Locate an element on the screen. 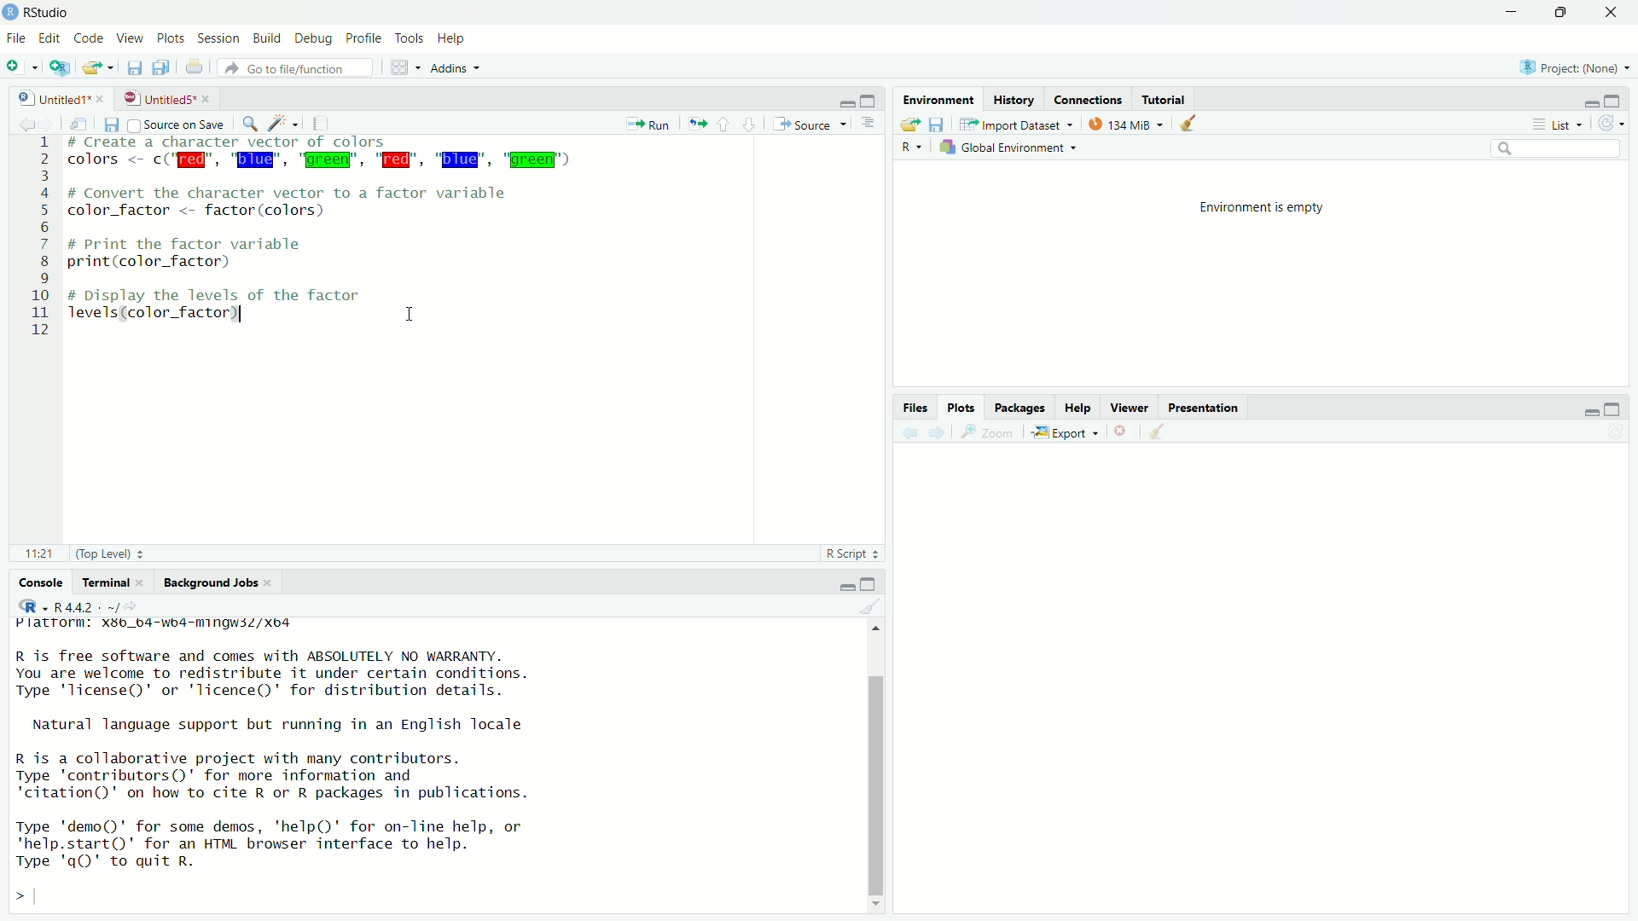 The image size is (1638, 921). console is located at coordinates (35, 582).